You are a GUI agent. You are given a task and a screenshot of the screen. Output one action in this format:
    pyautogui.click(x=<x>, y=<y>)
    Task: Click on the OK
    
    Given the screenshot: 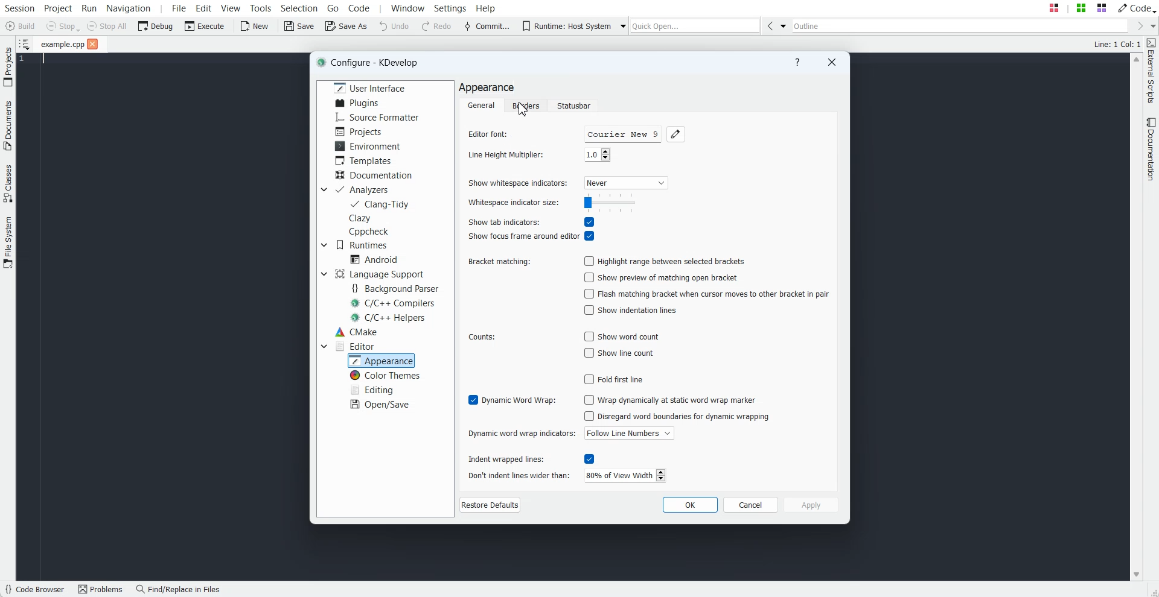 What is the action you would take?
    pyautogui.click(x=691, y=504)
    